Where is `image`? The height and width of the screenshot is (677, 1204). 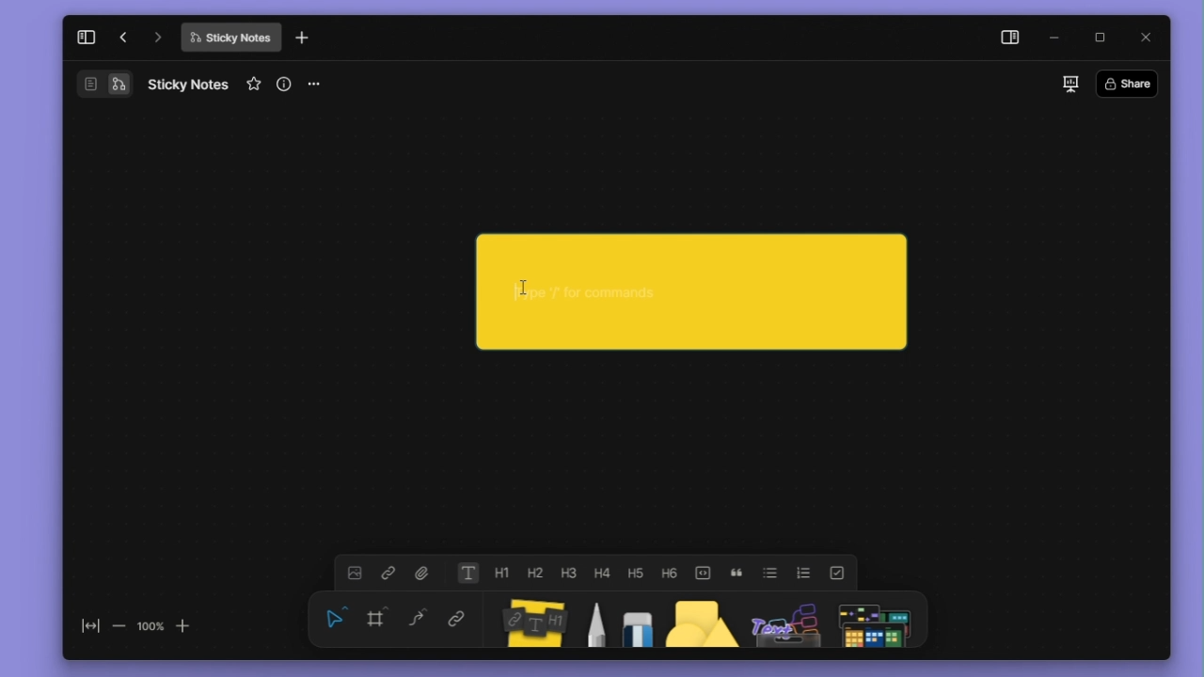 image is located at coordinates (356, 574).